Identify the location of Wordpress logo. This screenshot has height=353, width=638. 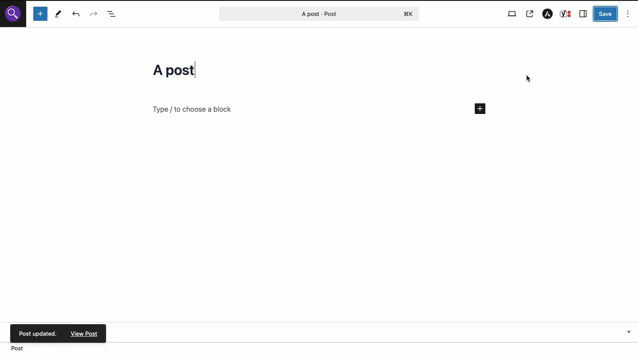
(13, 12).